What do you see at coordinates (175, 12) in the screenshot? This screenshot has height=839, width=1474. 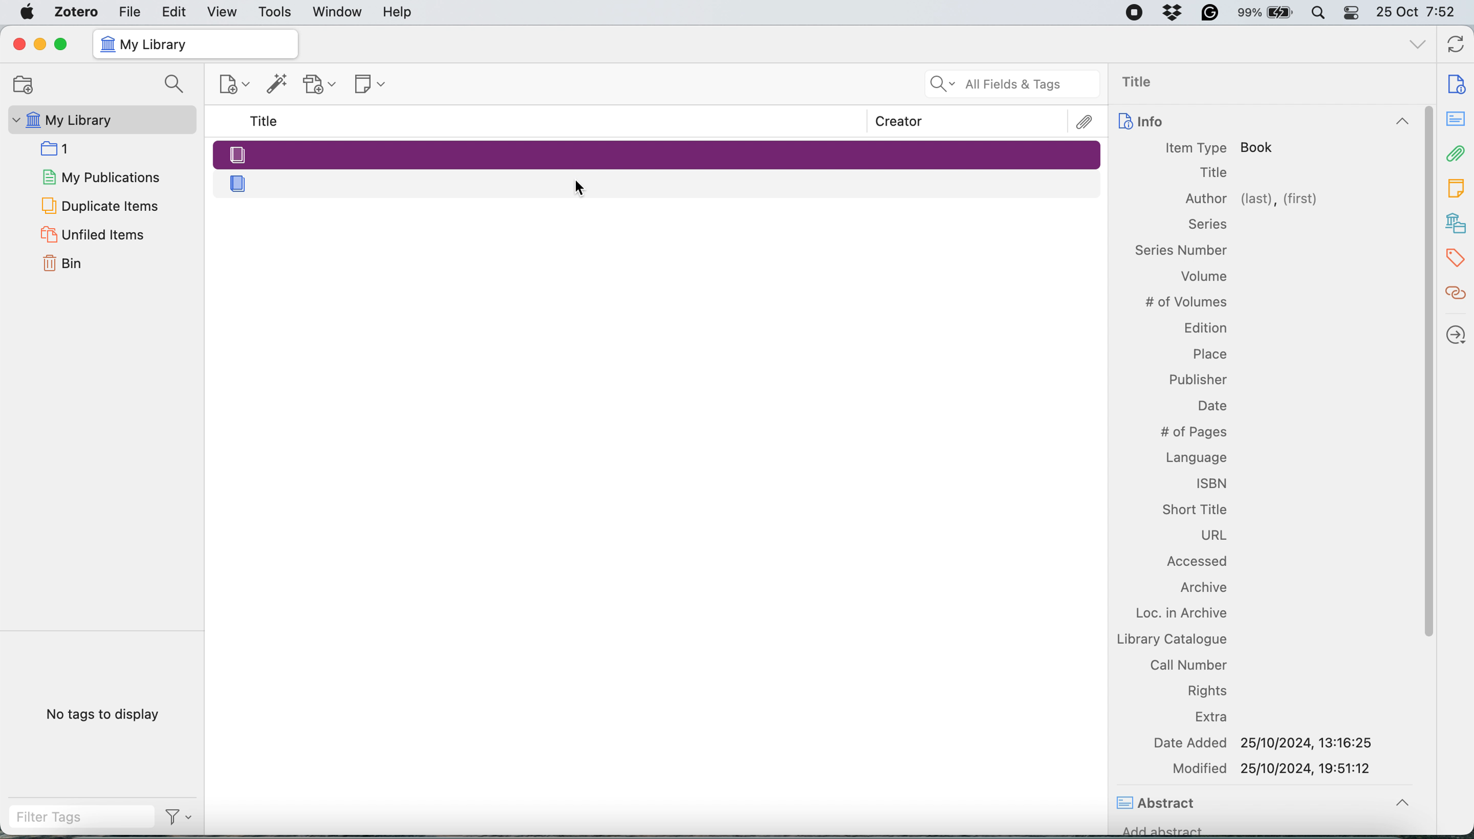 I see `Edit` at bounding box center [175, 12].